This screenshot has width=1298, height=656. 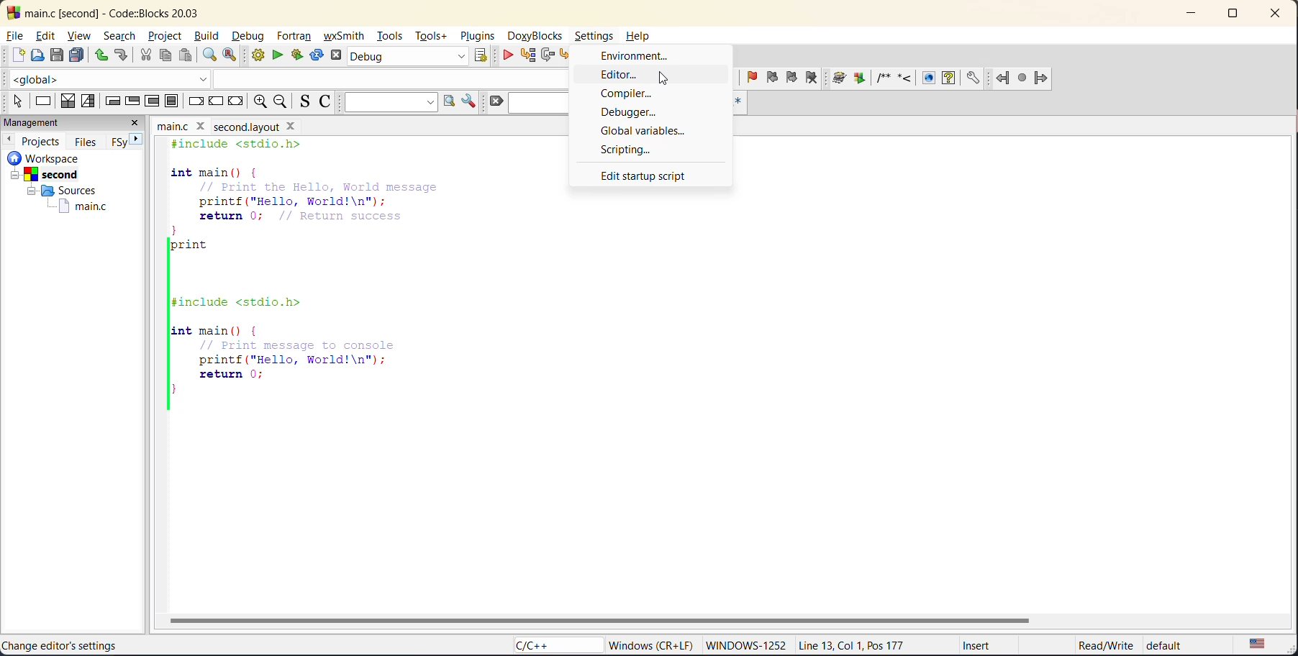 What do you see at coordinates (104, 647) in the screenshot?
I see `file location` at bounding box center [104, 647].